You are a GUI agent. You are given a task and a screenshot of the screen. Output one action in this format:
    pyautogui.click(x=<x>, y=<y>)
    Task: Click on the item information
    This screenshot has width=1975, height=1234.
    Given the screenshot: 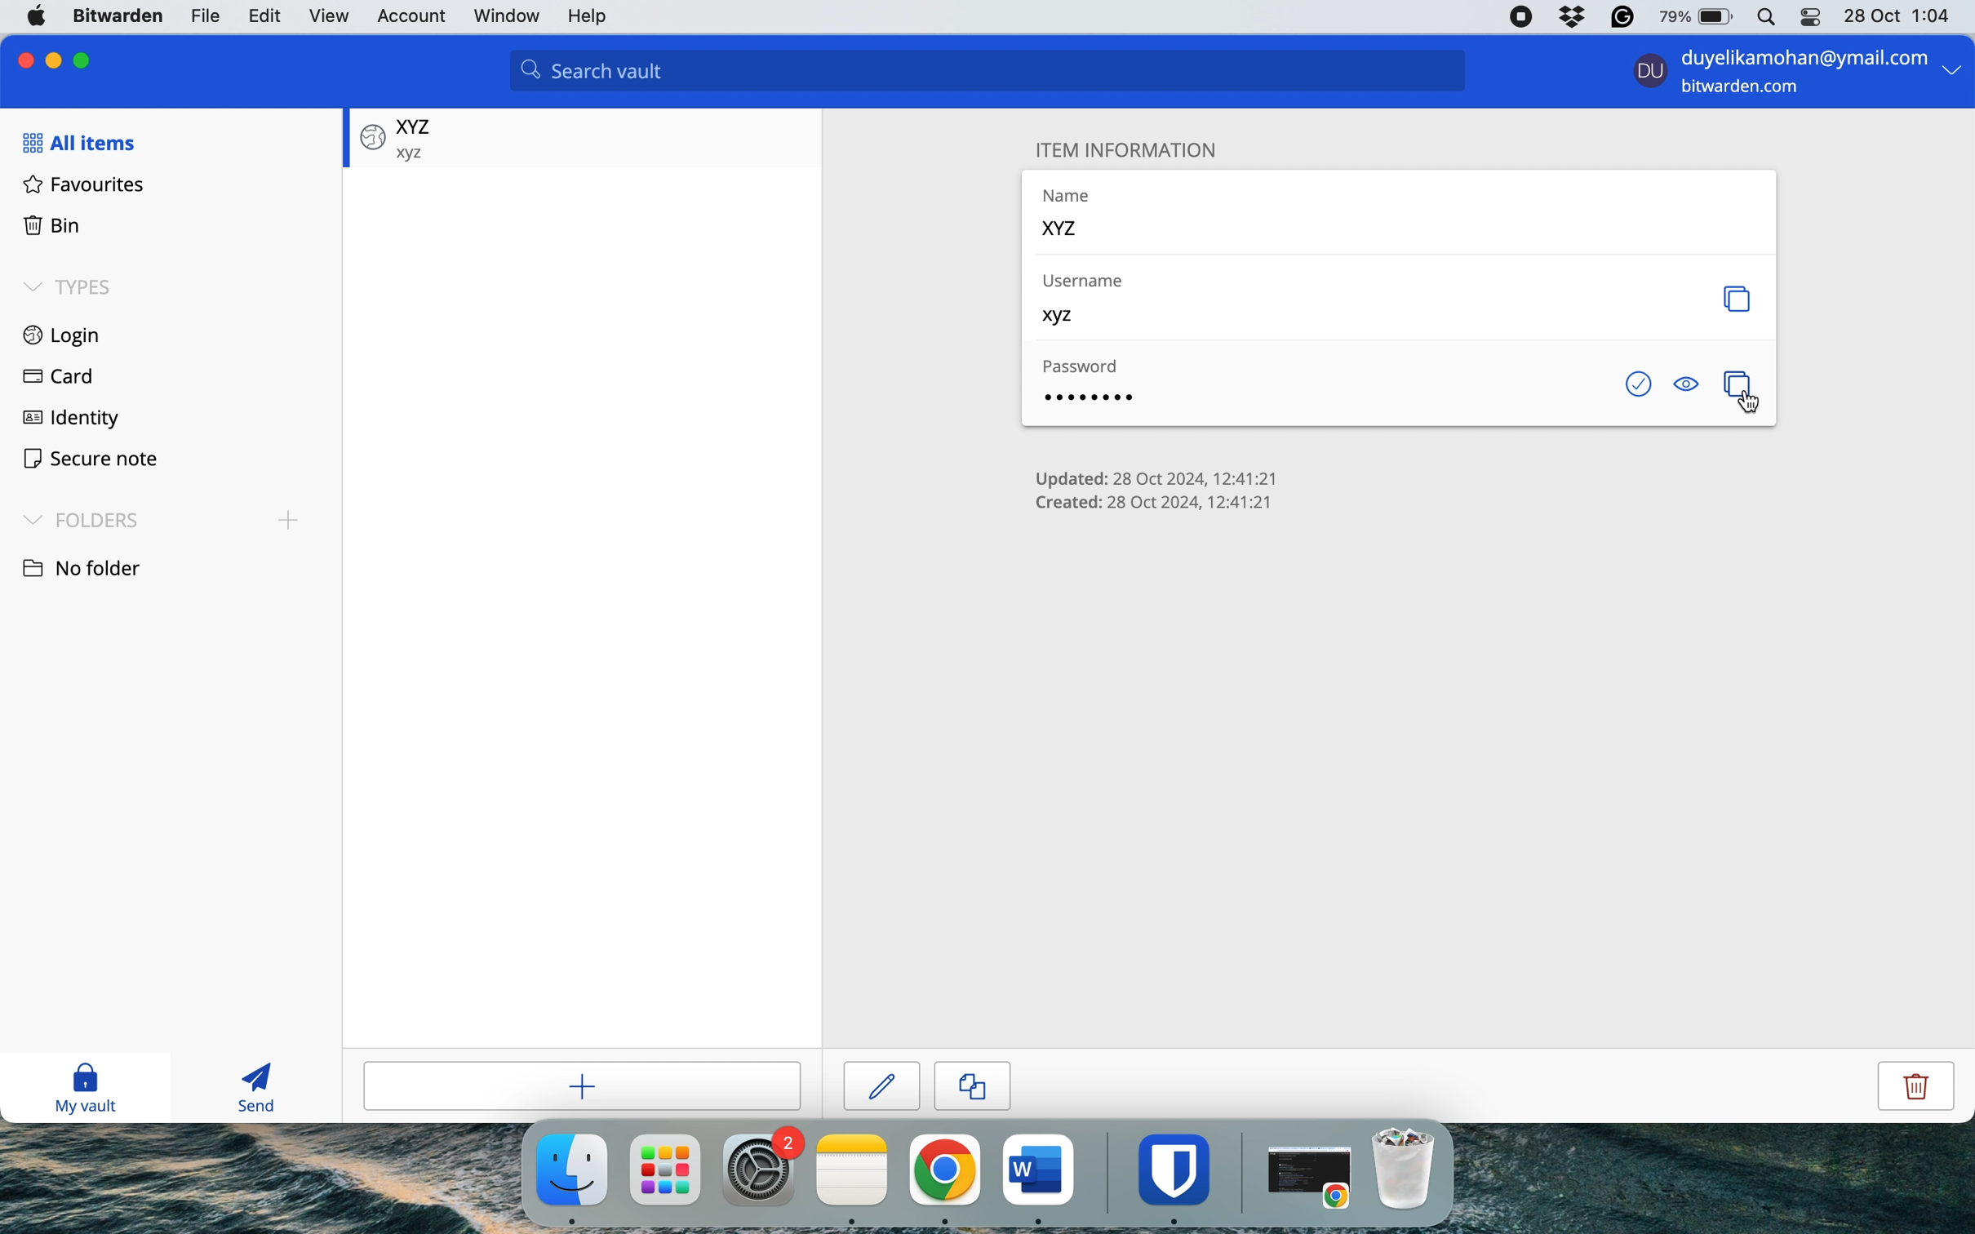 What is the action you would take?
    pyautogui.click(x=1142, y=147)
    